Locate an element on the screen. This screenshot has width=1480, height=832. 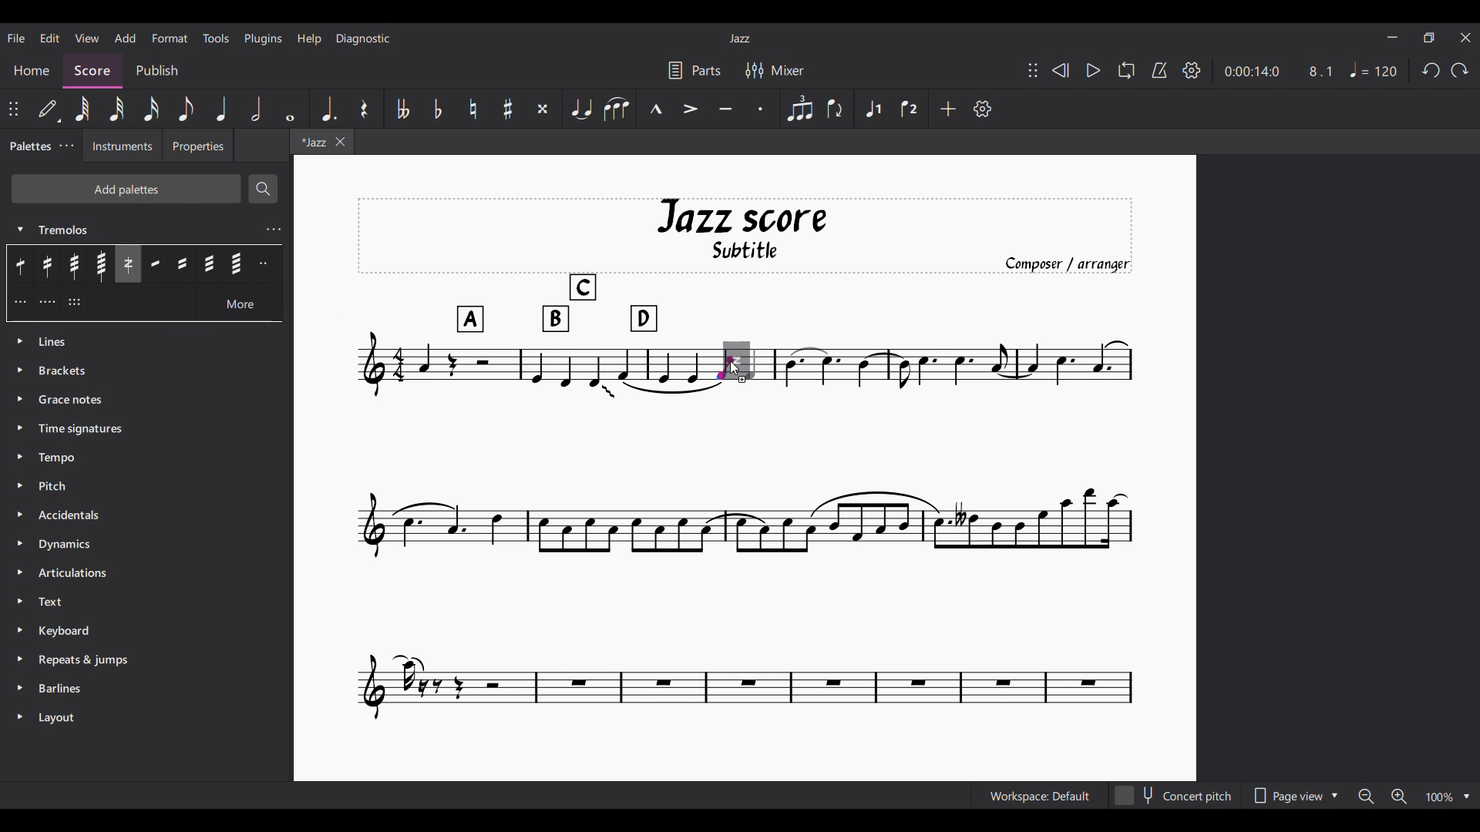
Augmentation dot is located at coordinates (328, 109).